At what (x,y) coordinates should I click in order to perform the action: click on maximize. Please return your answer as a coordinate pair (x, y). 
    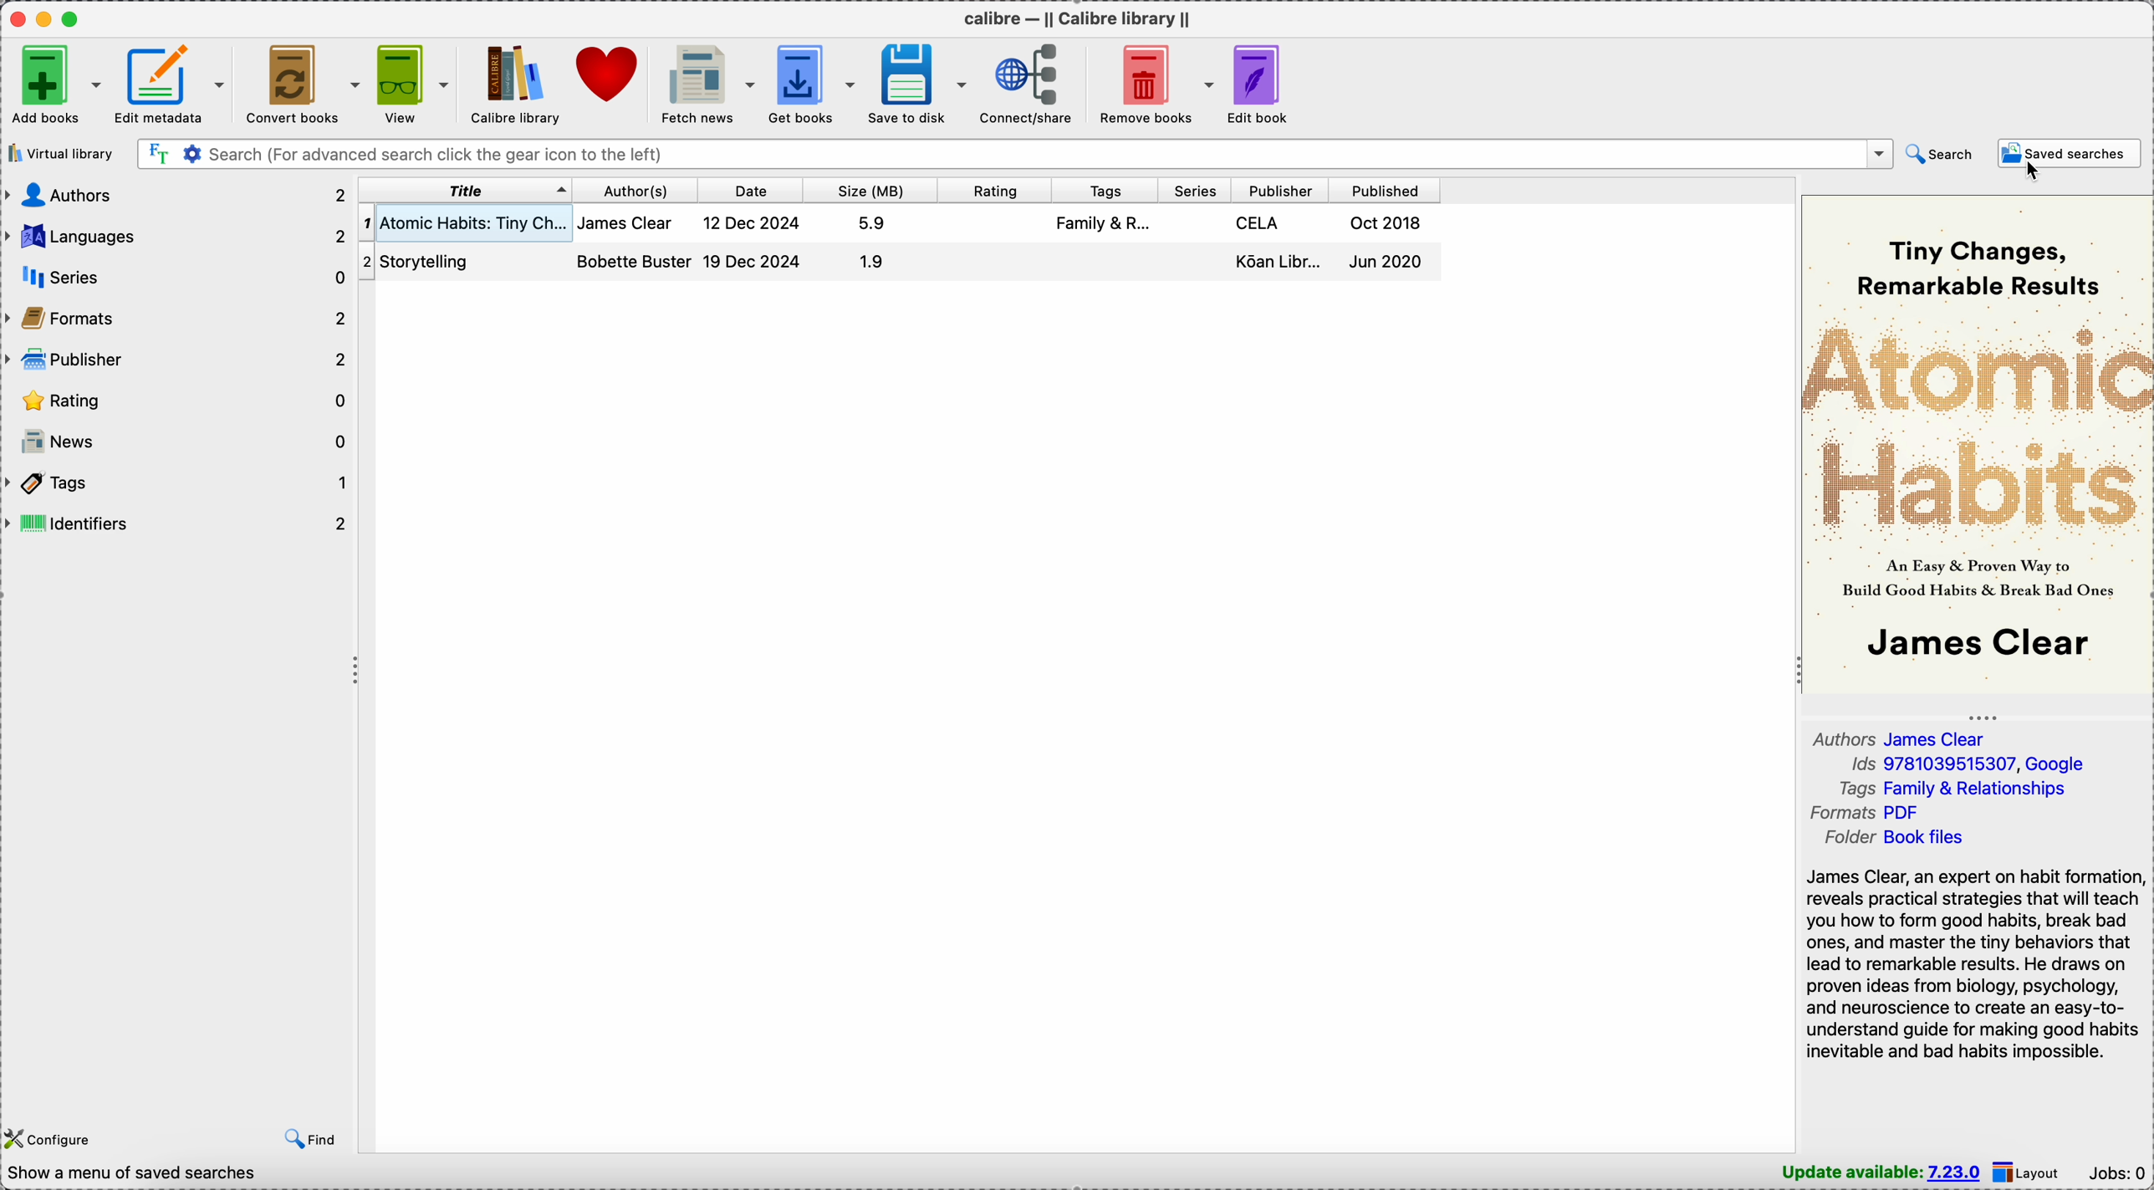
    Looking at the image, I should click on (71, 18).